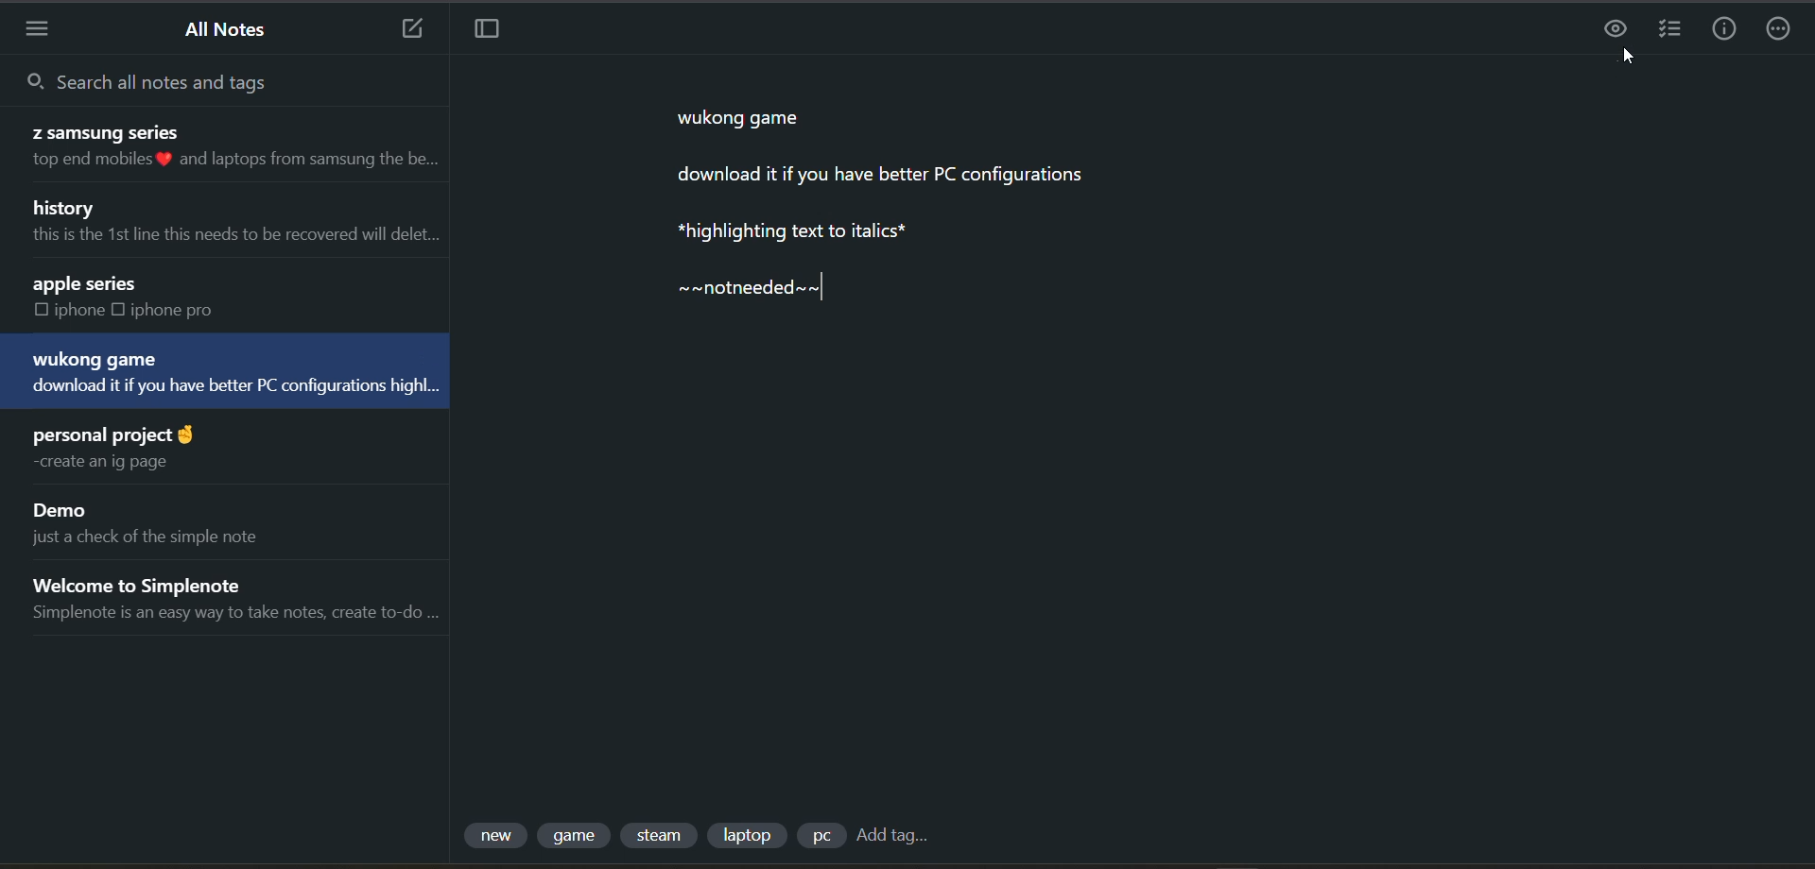  Describe the element at coordinates (142, 296) in the screenshot. I see `note title and preview` at that location.